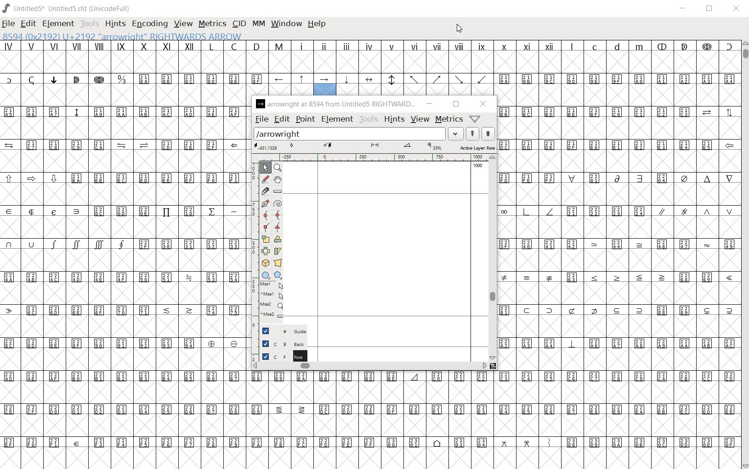  I want to click on close, so click(483, 105).